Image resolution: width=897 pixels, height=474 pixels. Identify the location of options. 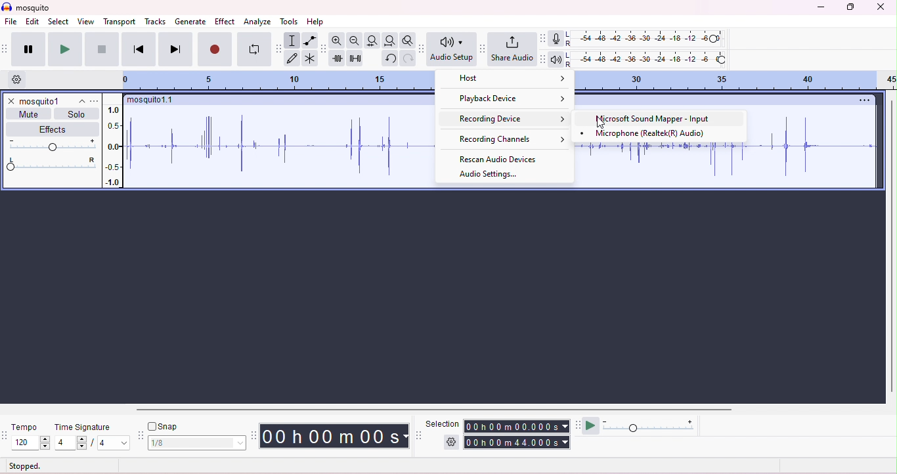
(95, 101).